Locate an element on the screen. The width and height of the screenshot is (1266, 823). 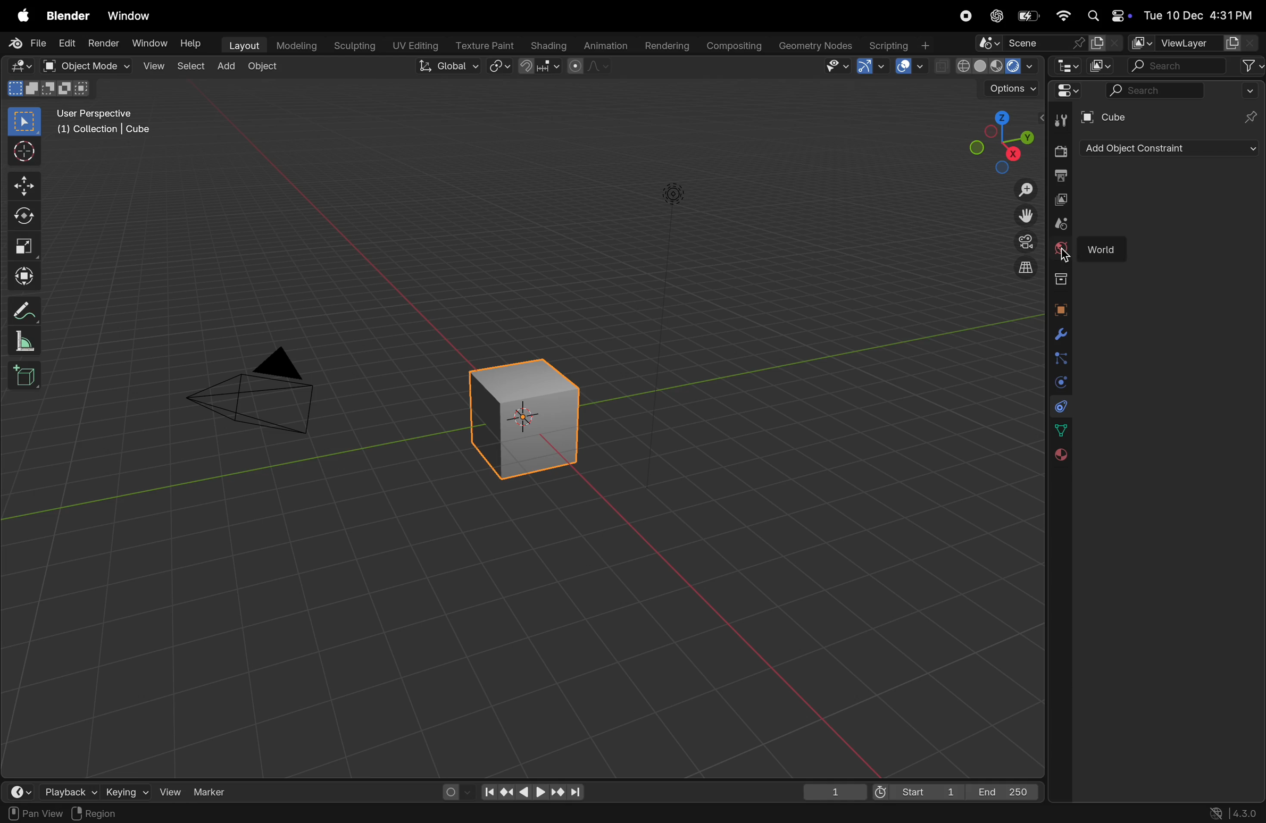
add objects and constraints is located at coordinates (1171, 148).